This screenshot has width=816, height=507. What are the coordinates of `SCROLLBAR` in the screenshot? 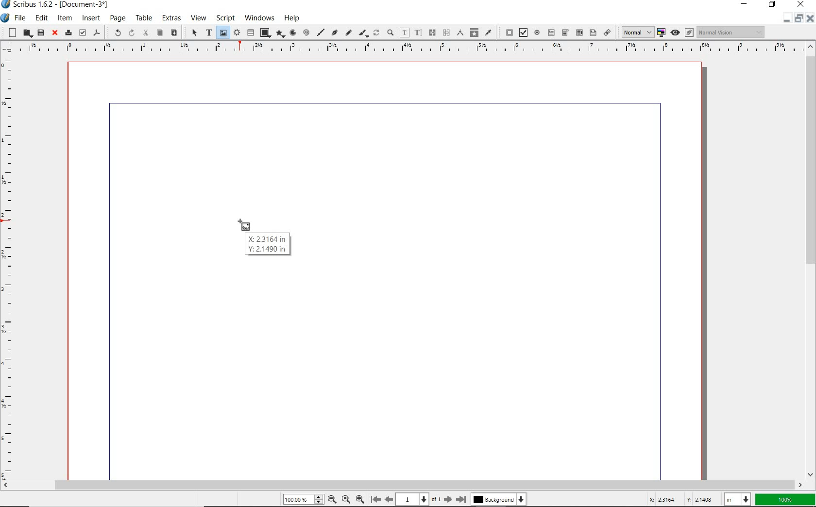 It's located at (402, 485).